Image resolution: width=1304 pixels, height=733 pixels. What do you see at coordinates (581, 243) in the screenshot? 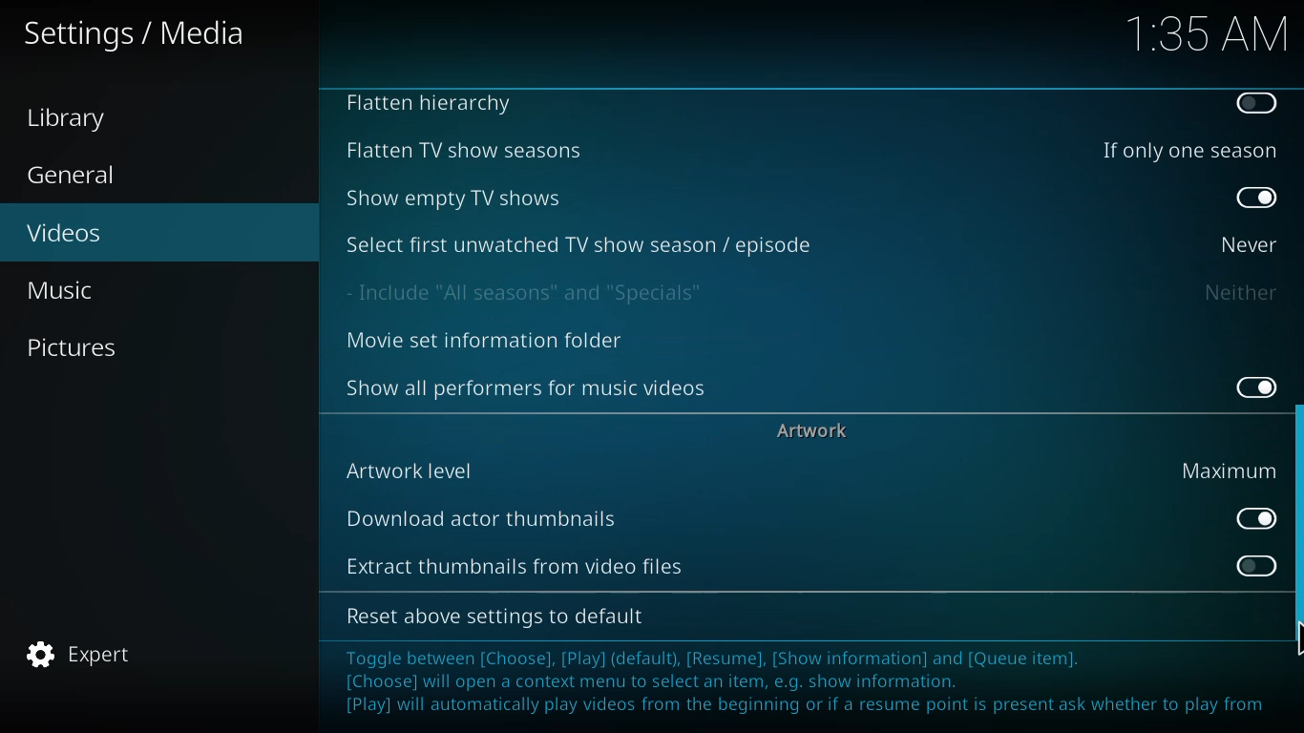
I see `select first unwanted TV show` at bounding box center [581, 243].